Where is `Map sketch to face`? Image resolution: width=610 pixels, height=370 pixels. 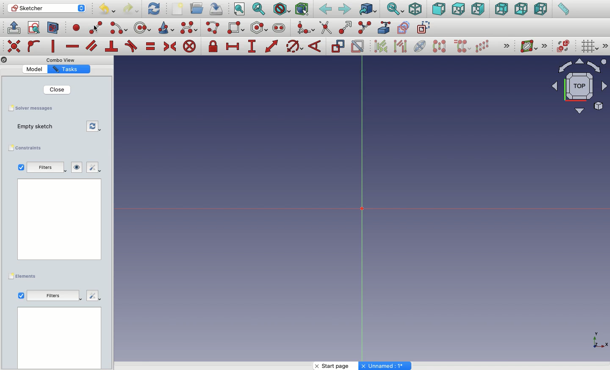 Map sketch to face is located at coordinates (53, 28).